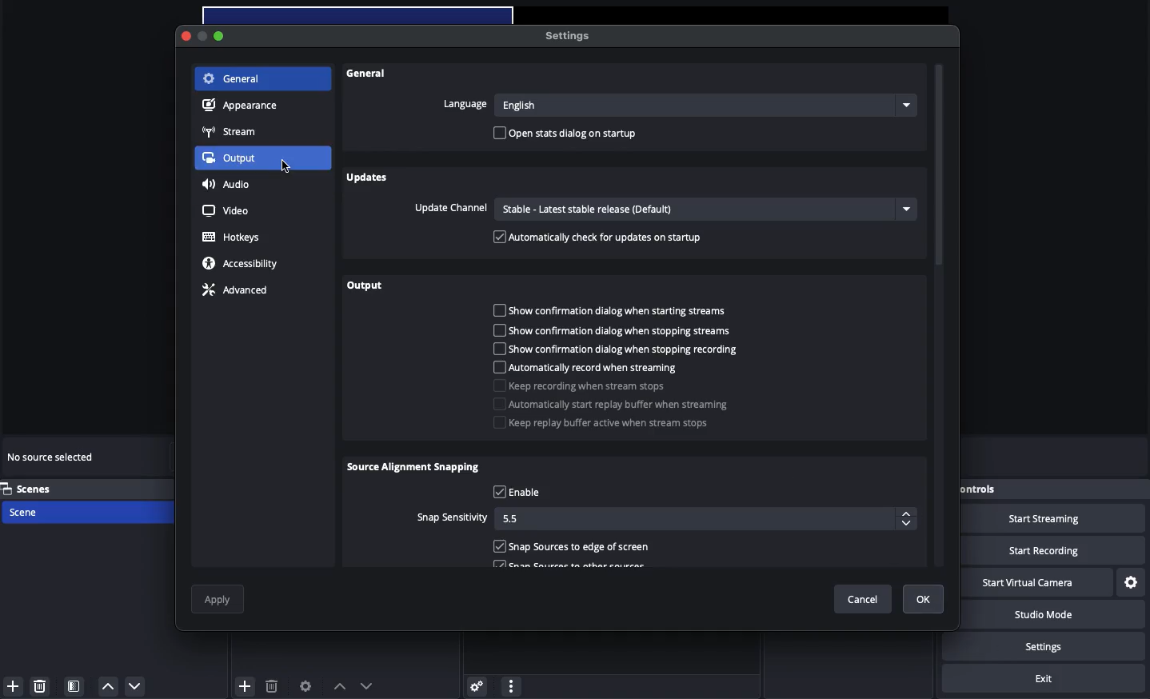 Image resolution: width=1150 pixels, height=699 pixels. I want to click on Apply, so click(219, 599).